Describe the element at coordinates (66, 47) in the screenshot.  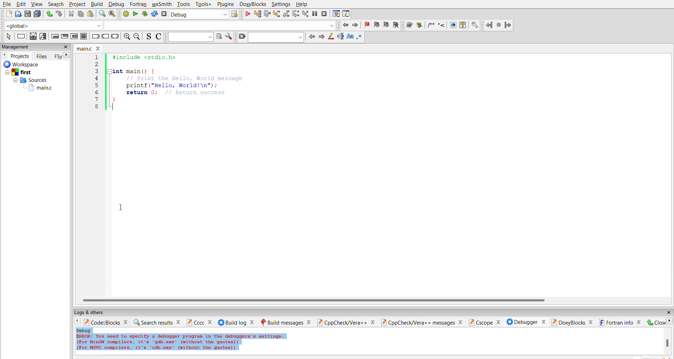
I see `close` at that location.